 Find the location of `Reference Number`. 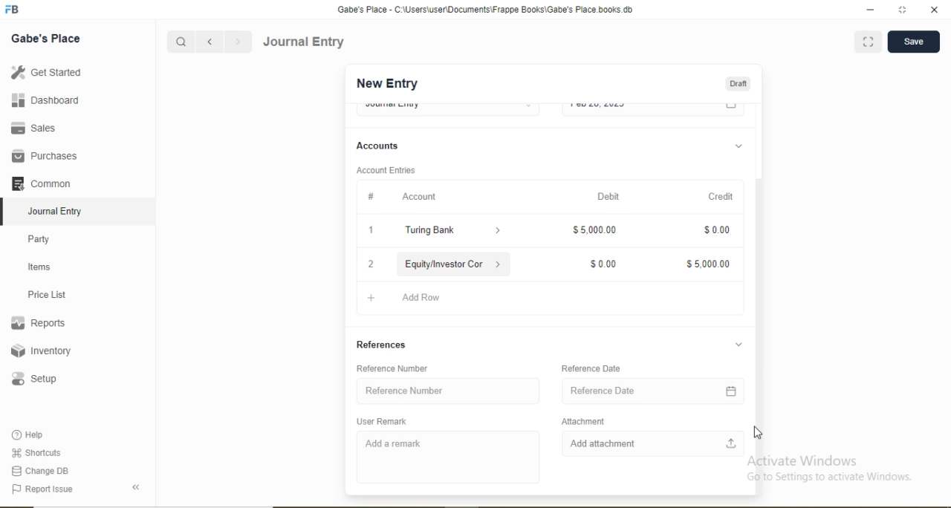

Reference Number is located at coordinates (405, 391).